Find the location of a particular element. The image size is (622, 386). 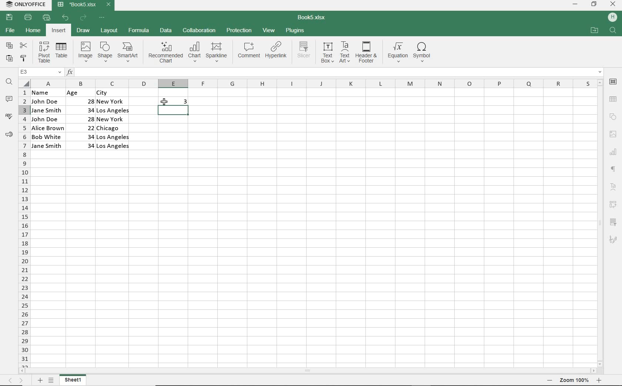

Los Angeles is located at coordinates (114, 137).